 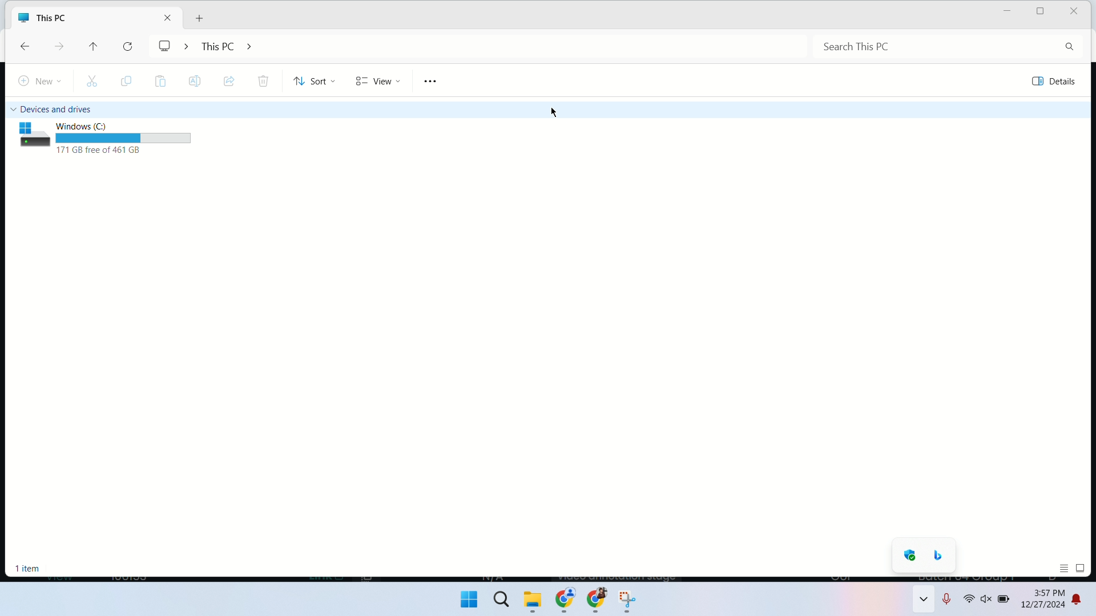 What do you see at coordinates (230, 82) in the screenshot?
I see `share` at bounding box center [230, 82].